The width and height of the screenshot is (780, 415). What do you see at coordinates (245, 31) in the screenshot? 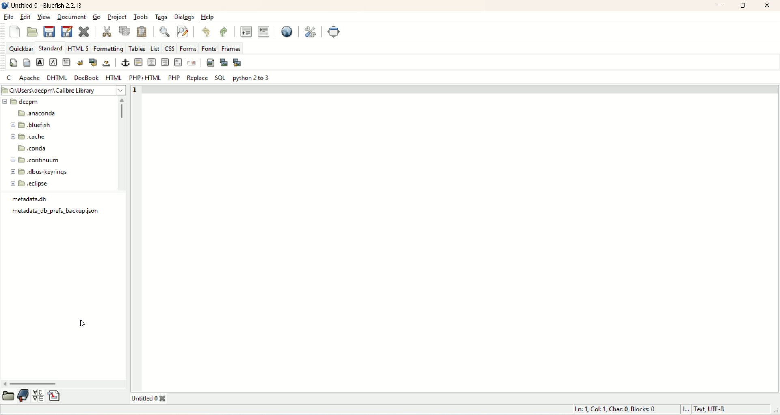
I see `unindent` at bounding box center [245, 31].